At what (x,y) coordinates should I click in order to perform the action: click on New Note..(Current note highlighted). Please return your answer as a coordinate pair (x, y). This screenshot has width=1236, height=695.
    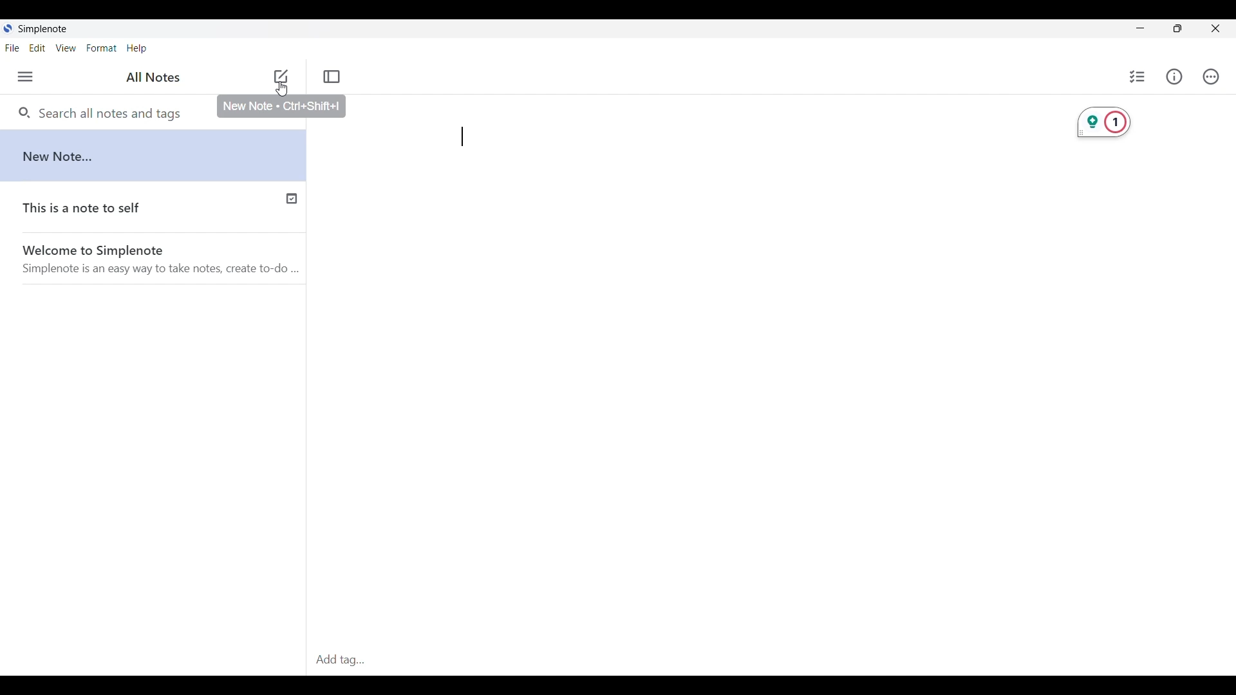
    Looking at the image, I should click on (153, 154).